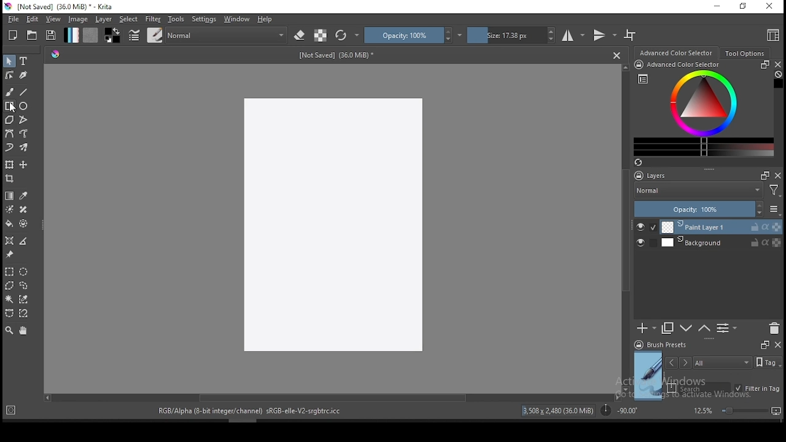 This screenshot has height=442, width=786. I want to click on dynamic brush tool, so click(9, 148).